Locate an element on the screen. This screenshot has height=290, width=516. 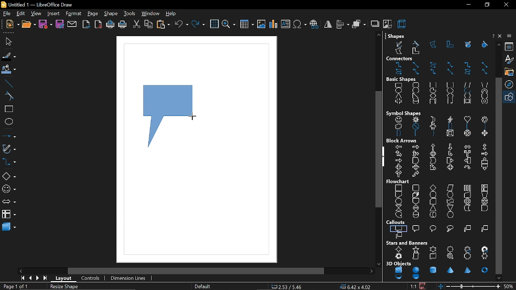
shape is located at coordinates (112, 14).